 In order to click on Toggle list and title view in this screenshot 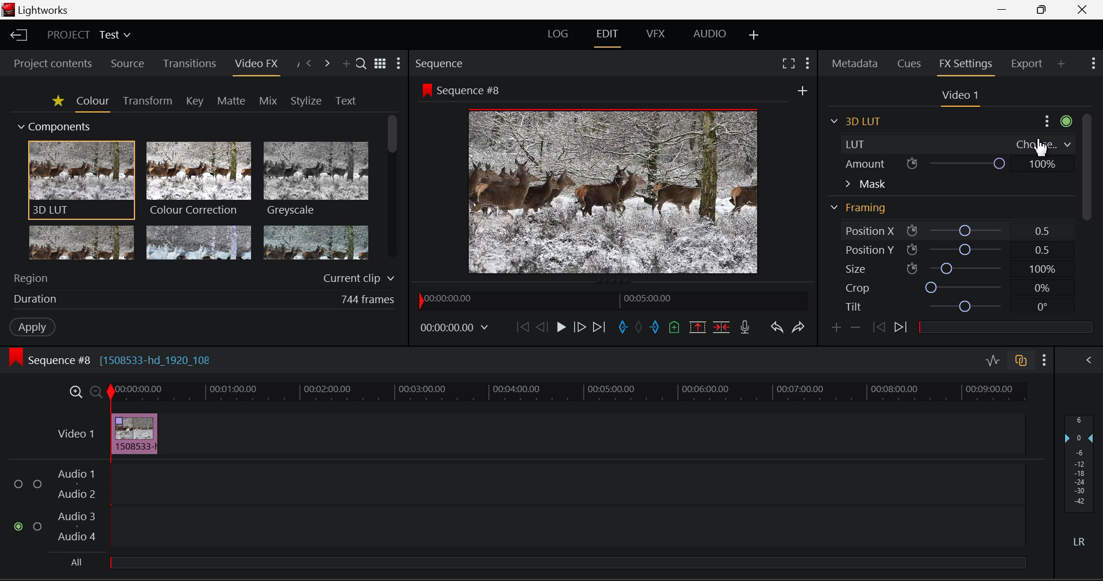, I will do `click(380, 62)`.